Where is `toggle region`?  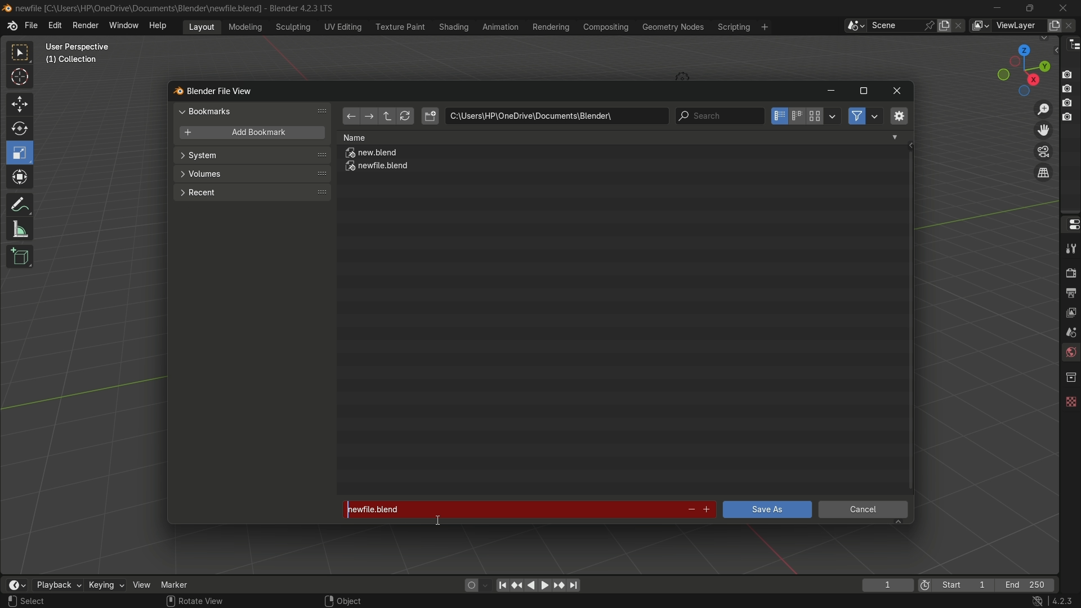
toggle region is located at coordinates (898, 115).